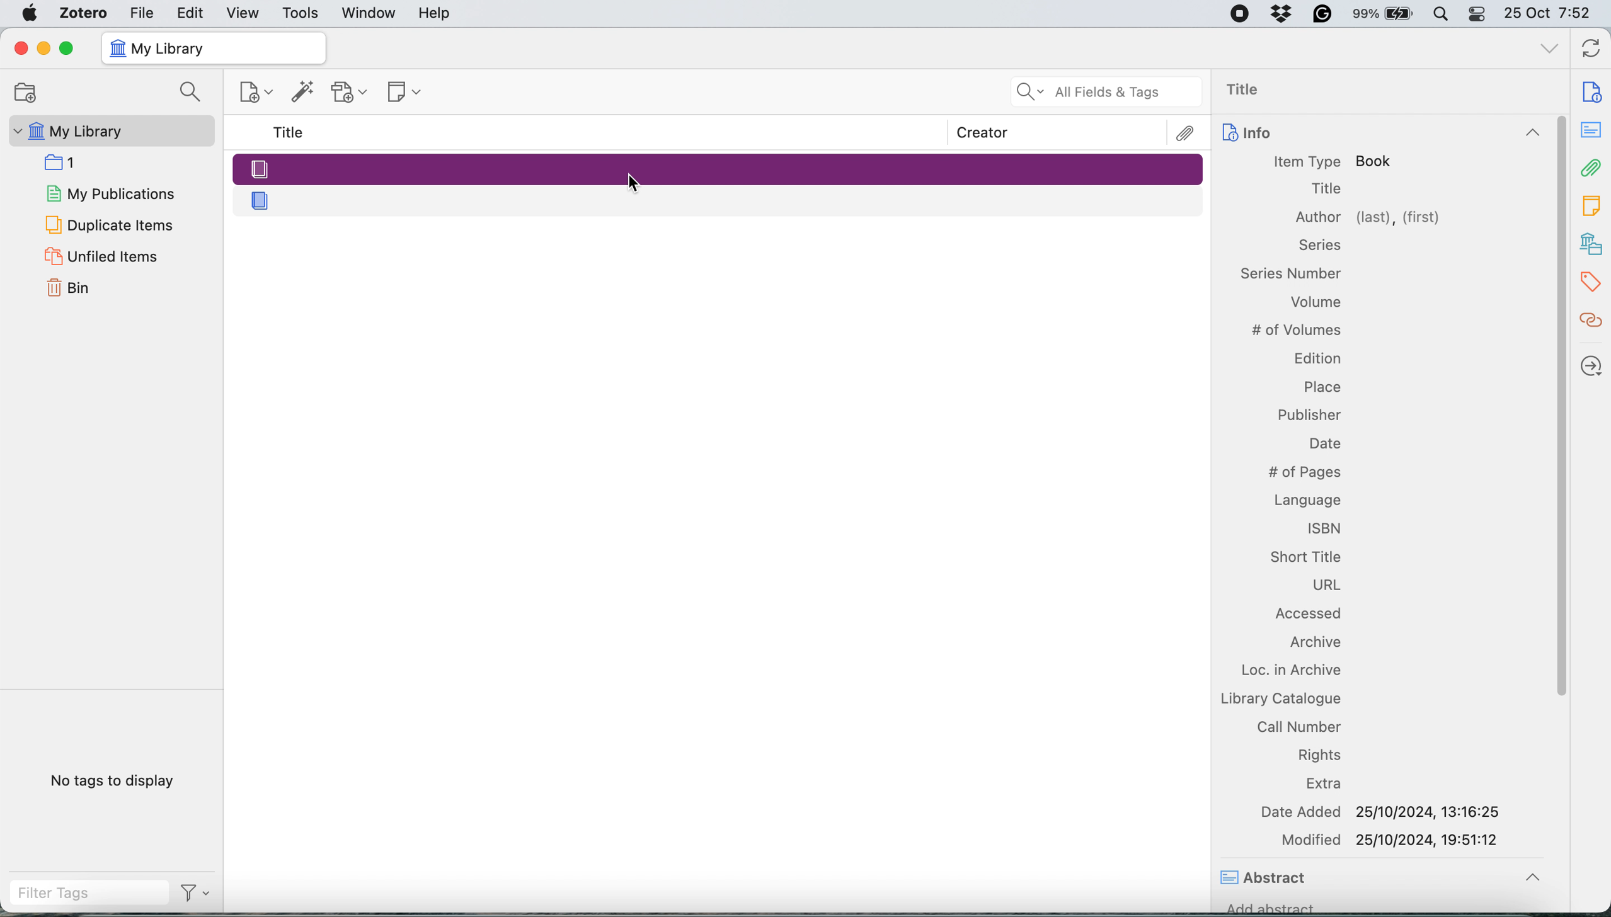 The height and width of the screenshot is (917, 1611). What do you see at coordinates (1283, 13) in the screenshot?
I see `Dropbox` at bounding box center [1283, 13].